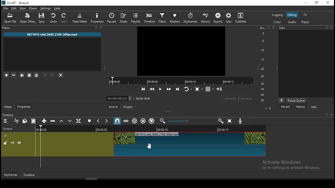 The height and width of the screenshot is (188, 335). I want to click on paste filter, so click(29, 75).